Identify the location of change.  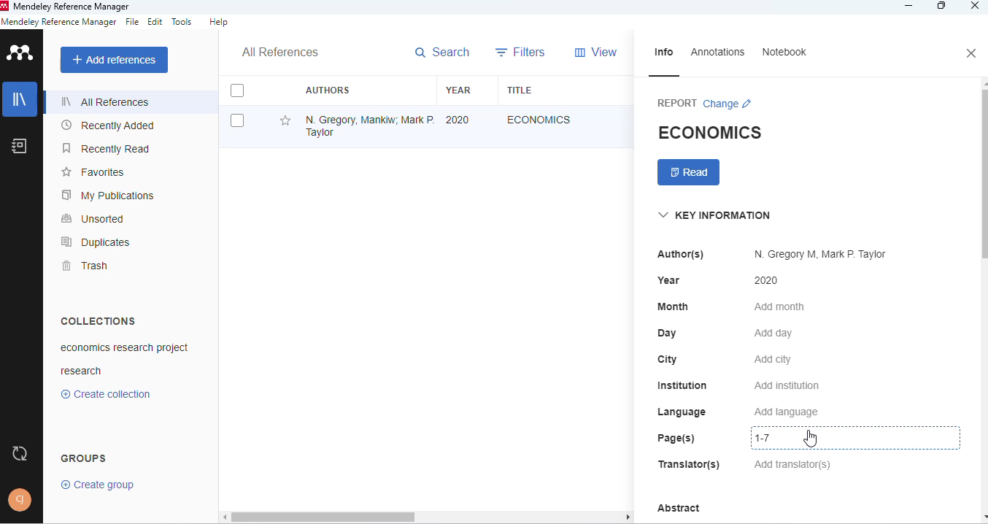
(728, 104).